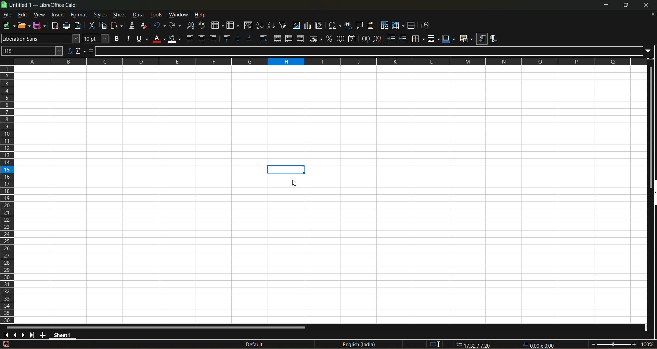 This screenshot has width=657, height=349. What do you see at coordinates (227, 38) in the screenshot?
I see `align top` at bounding box center [227, 38].